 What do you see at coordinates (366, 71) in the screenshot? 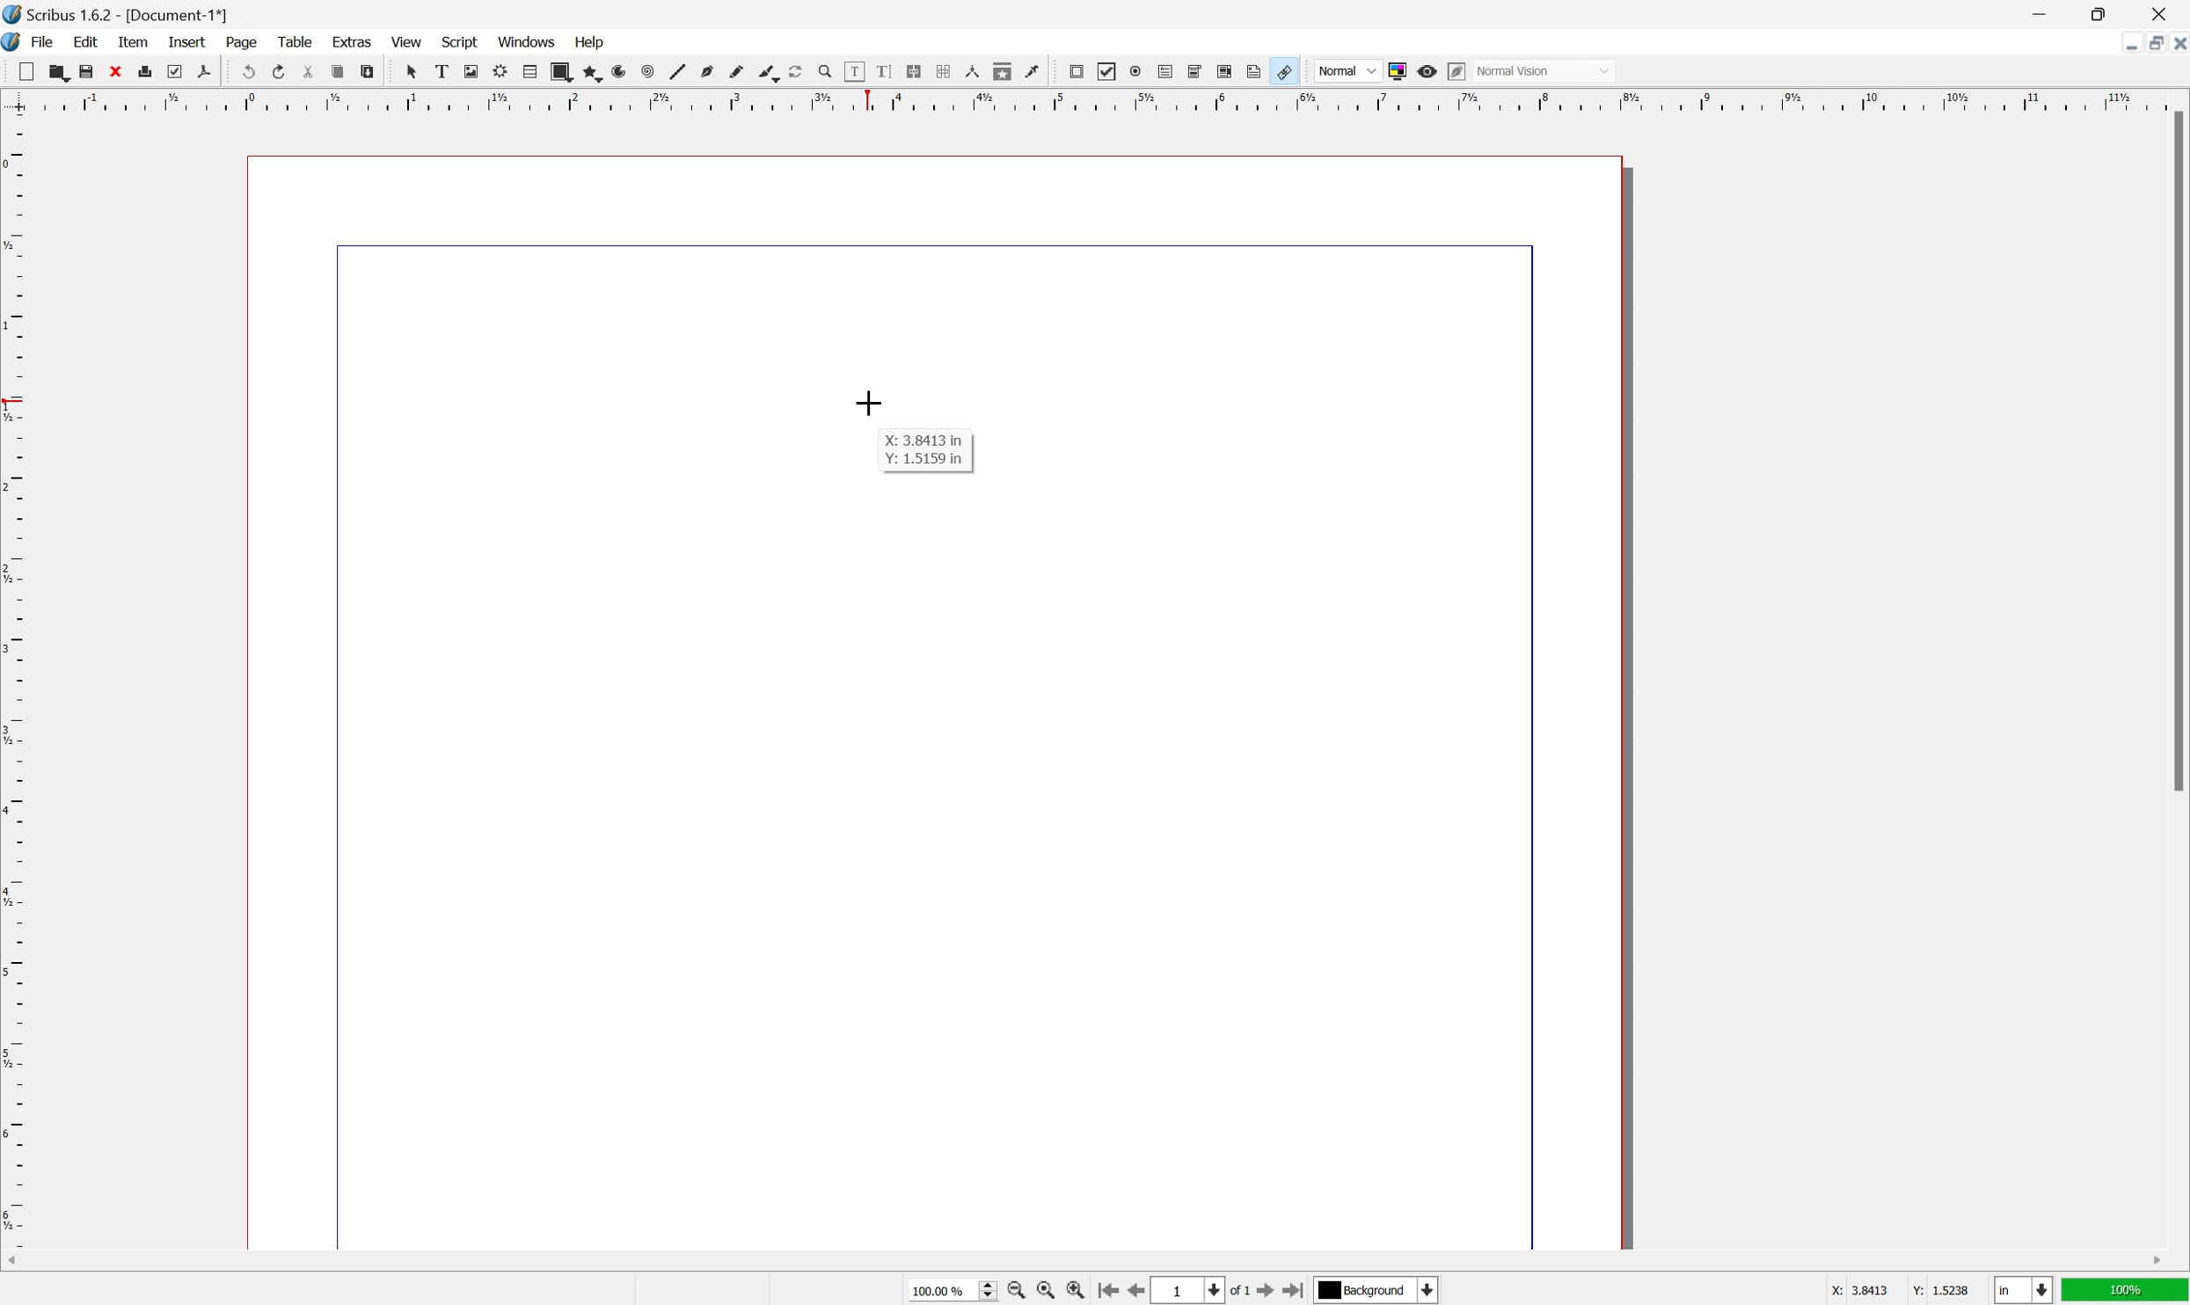
I see `paste` at bounding box center [366, 71].